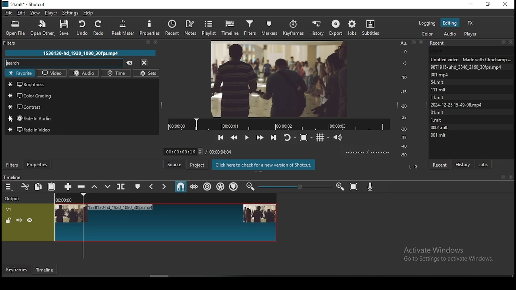 The width and height of the screenshot is (516, 290). I want to click on playlist, so click(210, 27).